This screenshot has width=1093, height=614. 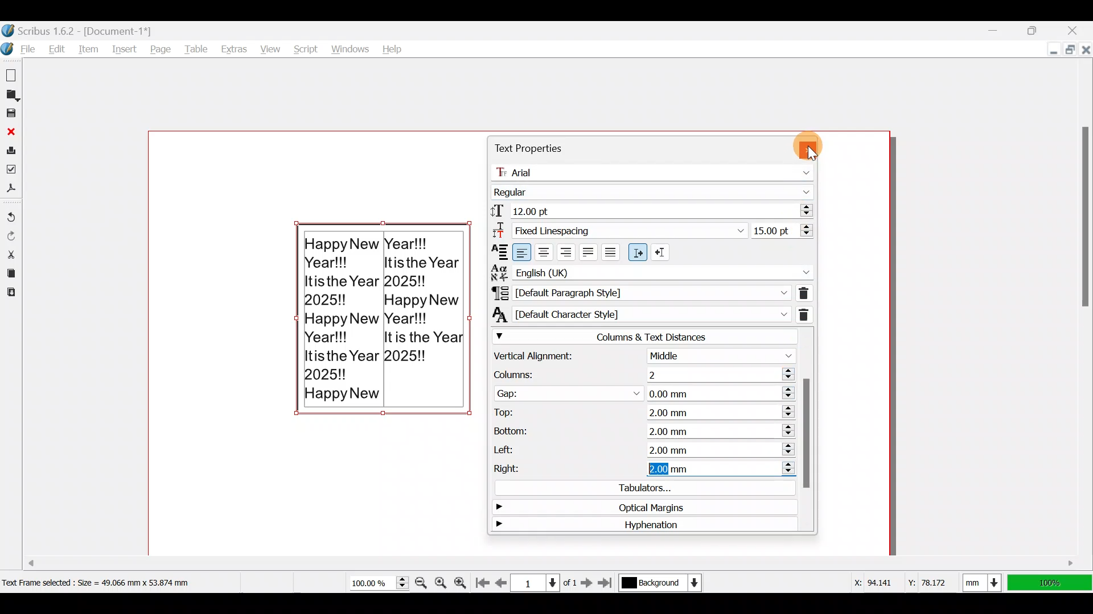 What do you see at coordinates (13, 190) in the screenshot?
I see `Save as PDF` at bounding box center [13, 190].